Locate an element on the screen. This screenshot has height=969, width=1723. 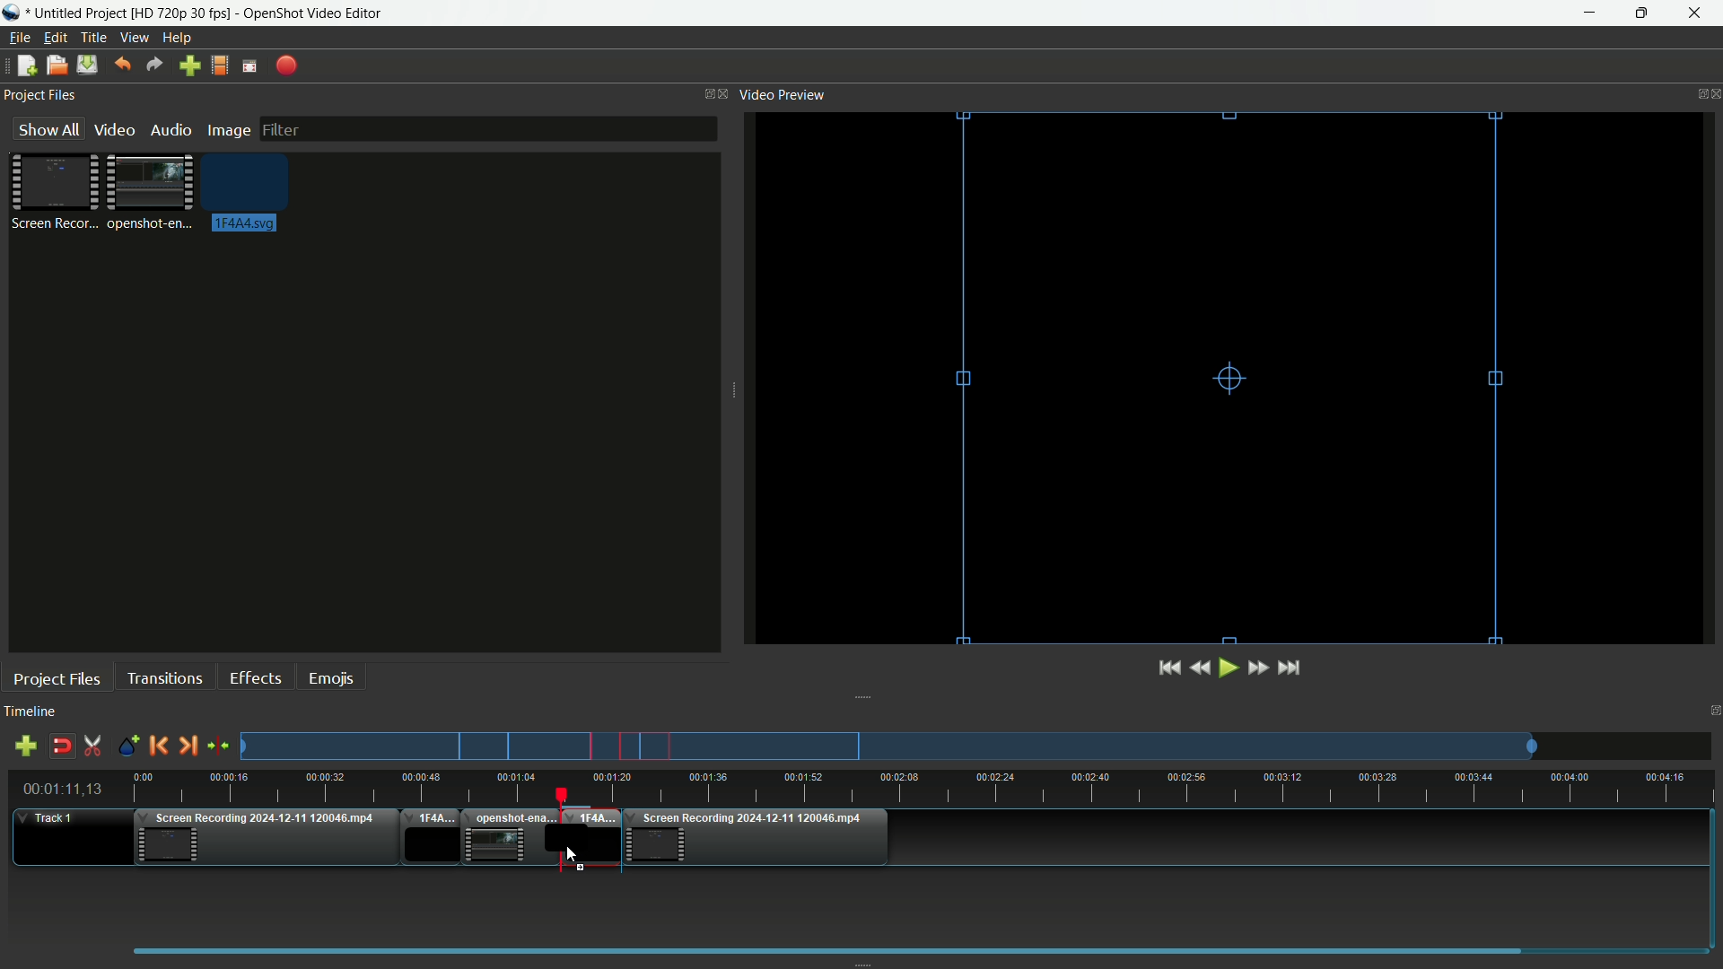
Video three in timeline is located at coordinates (760, 838).